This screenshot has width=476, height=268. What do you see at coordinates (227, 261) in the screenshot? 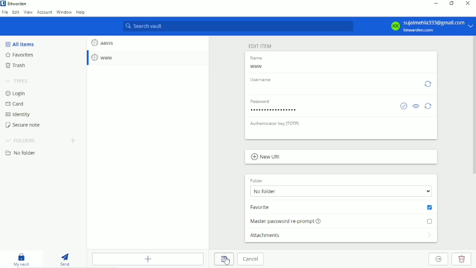
I see `Cursor` at bounding box center [227, 261].